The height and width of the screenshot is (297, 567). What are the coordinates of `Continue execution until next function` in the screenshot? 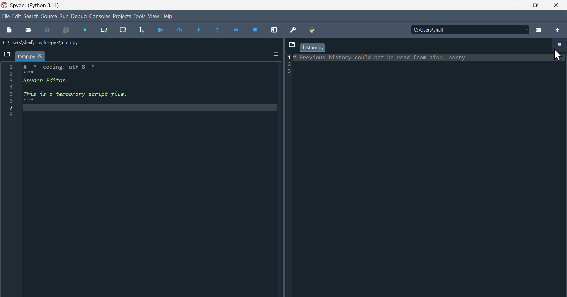 It's located at (239, 30).